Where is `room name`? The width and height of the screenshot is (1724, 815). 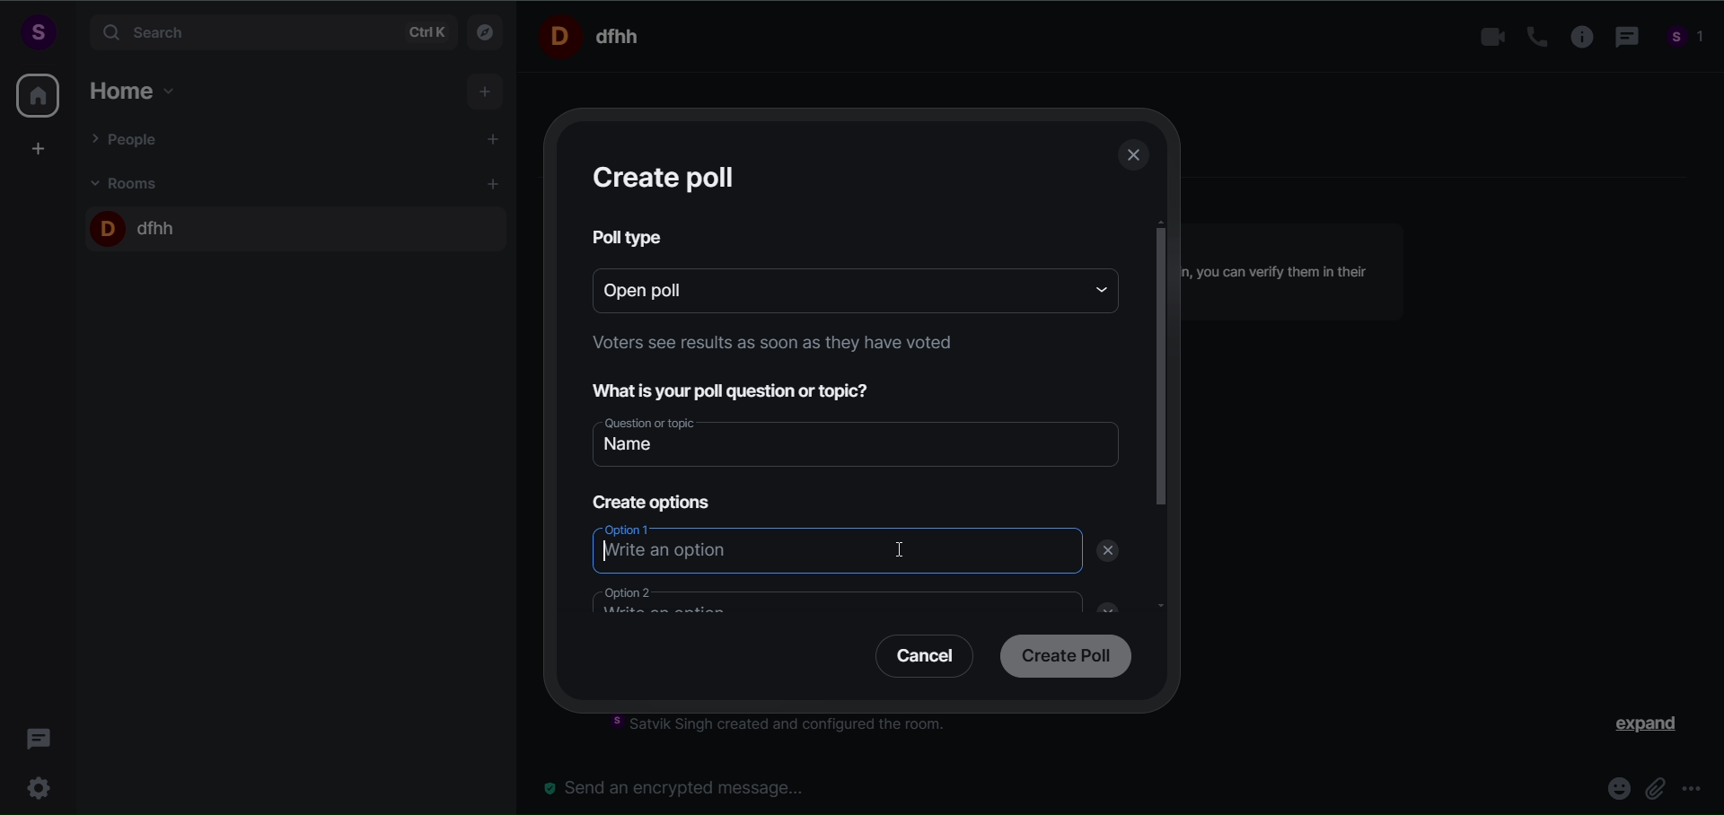 room name is located at coordinates (596, 35).